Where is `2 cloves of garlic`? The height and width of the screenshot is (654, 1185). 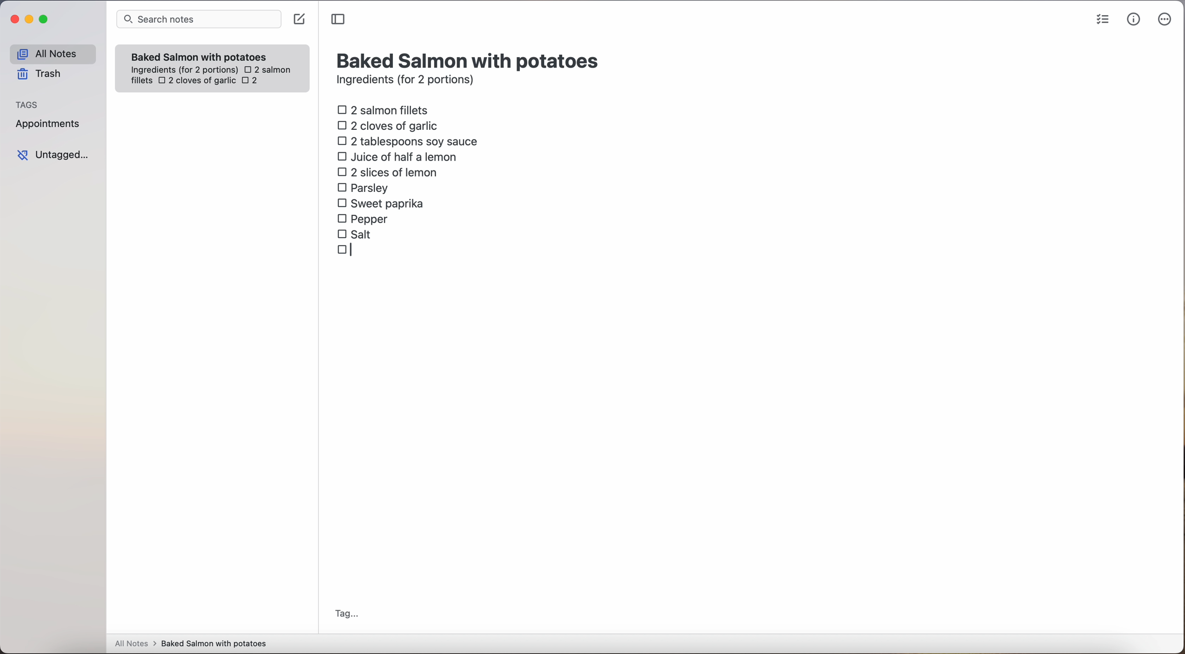
2 cloves of garlic is located at coordinates (390, 124).